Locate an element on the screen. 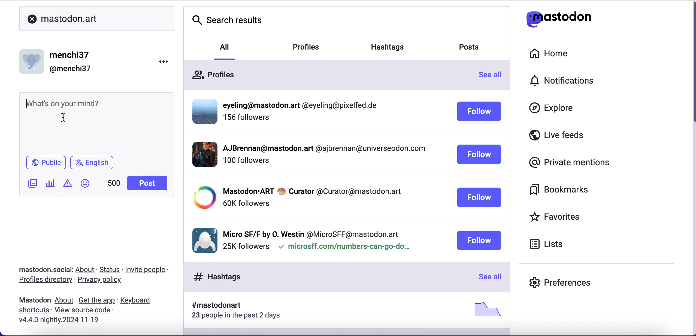 This screenshot has height=336, width=696. mastodon.art is located at coordinates (98, 19).